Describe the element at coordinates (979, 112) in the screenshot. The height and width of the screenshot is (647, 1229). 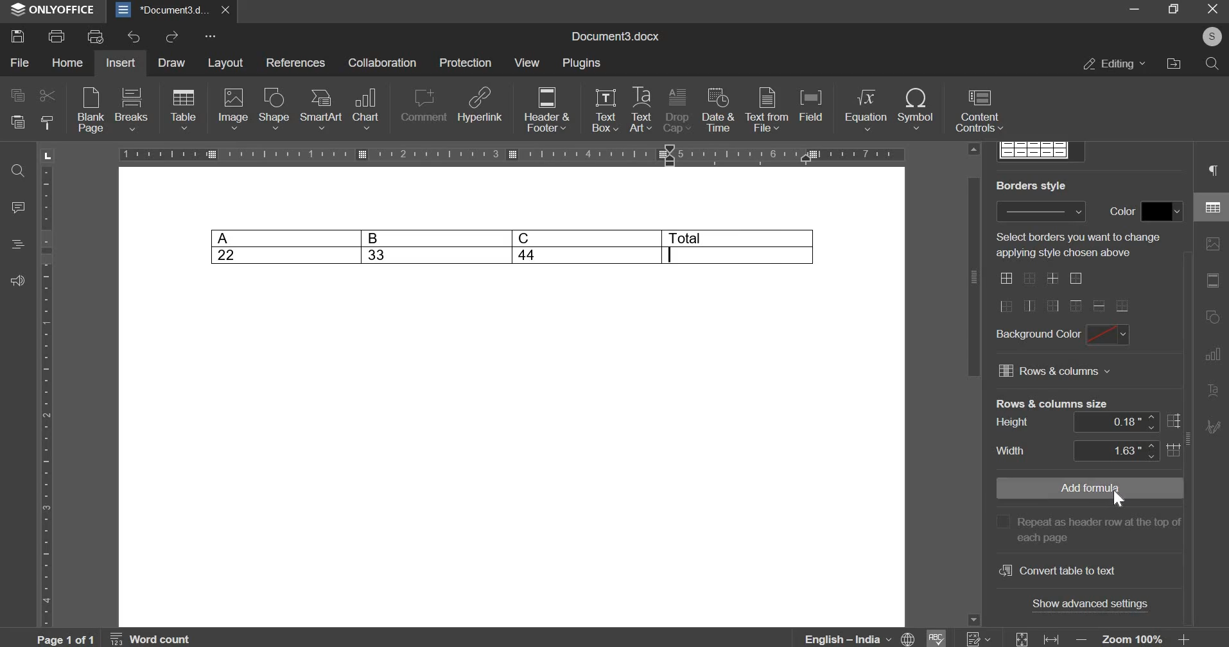
I see `content controls` at that location.